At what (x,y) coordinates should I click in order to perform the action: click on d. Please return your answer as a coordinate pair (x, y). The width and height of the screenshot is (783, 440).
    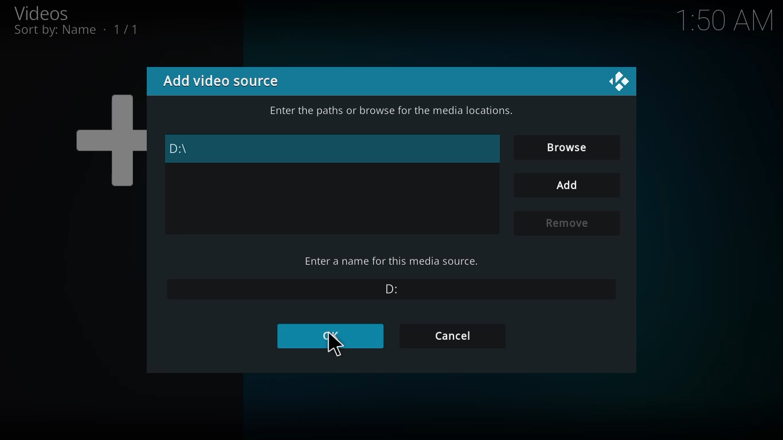
    Looking at the image, I should click on (393, 289).